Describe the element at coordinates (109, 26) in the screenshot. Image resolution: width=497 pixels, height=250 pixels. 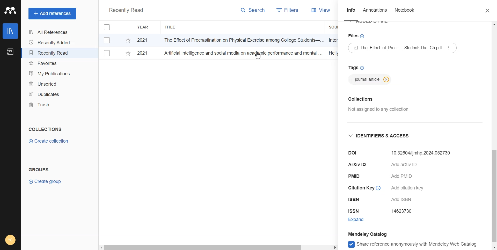
I see `Checkbox` at that location.